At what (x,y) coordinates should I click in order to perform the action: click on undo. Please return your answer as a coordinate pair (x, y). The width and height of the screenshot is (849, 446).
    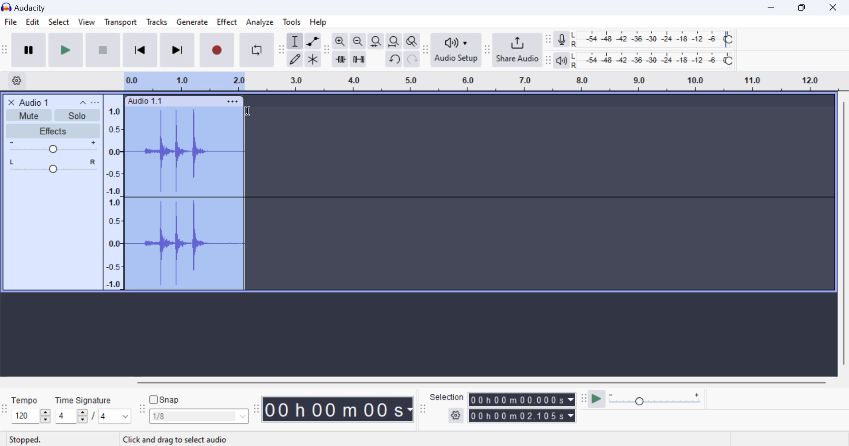
    Looking at the image, I should click on (395, 59).